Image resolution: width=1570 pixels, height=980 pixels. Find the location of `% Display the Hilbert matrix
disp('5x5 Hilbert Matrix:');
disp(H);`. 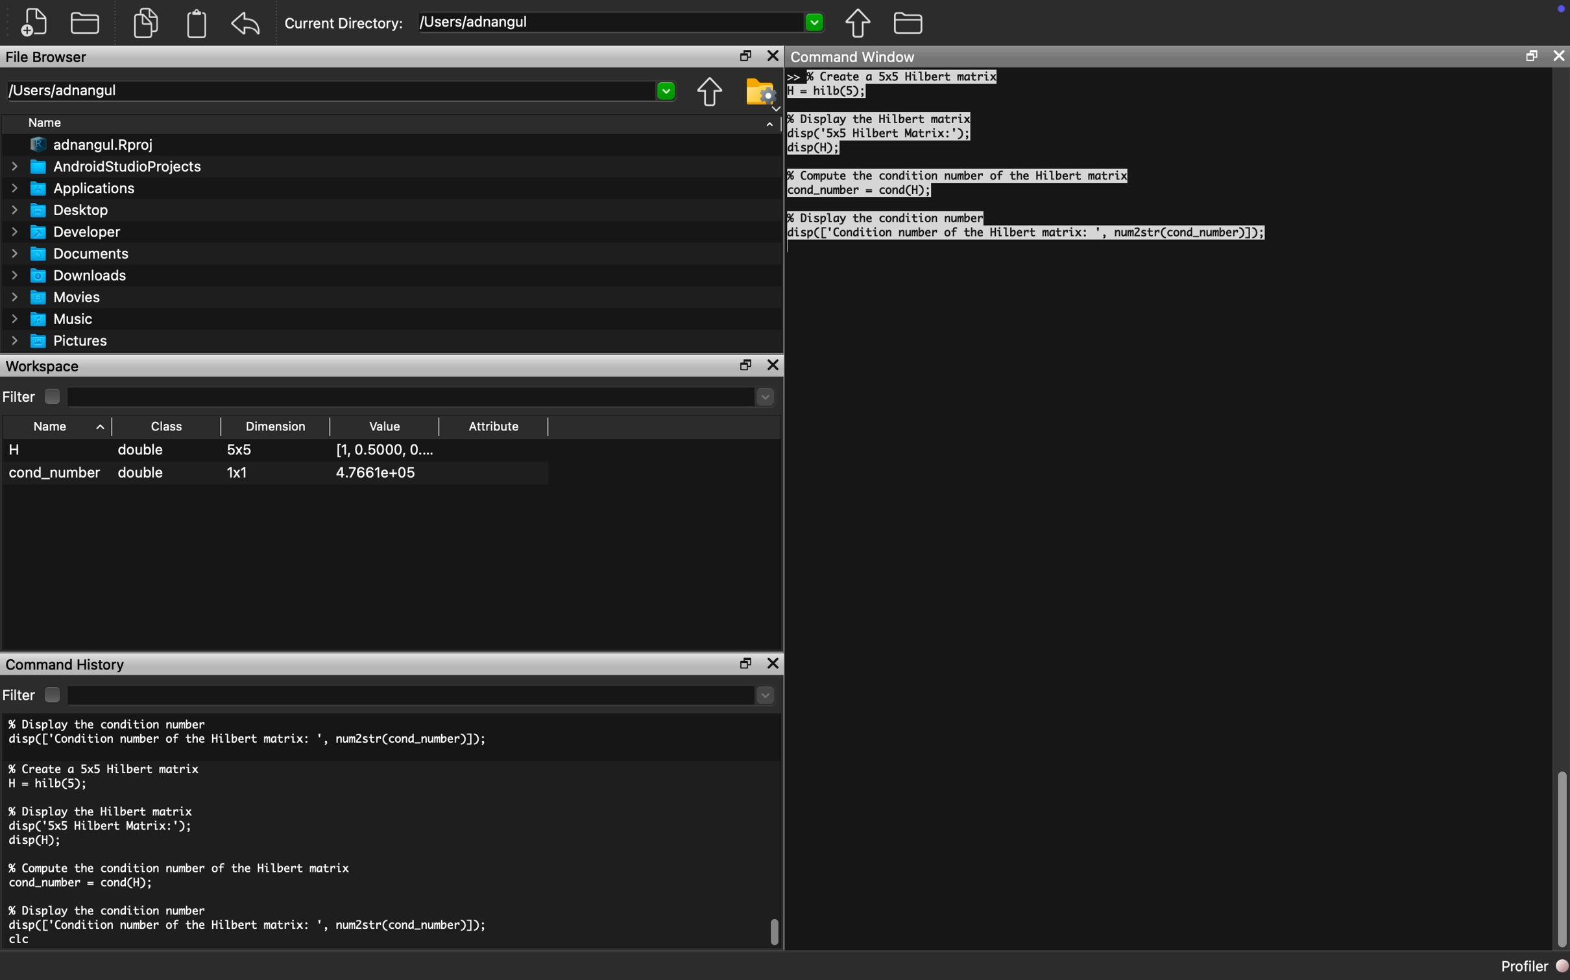

% Display the Hilbert matrix
disp('5x5 Hilbert Matrix:');
disp(H); is located at coordinates (109, 826).